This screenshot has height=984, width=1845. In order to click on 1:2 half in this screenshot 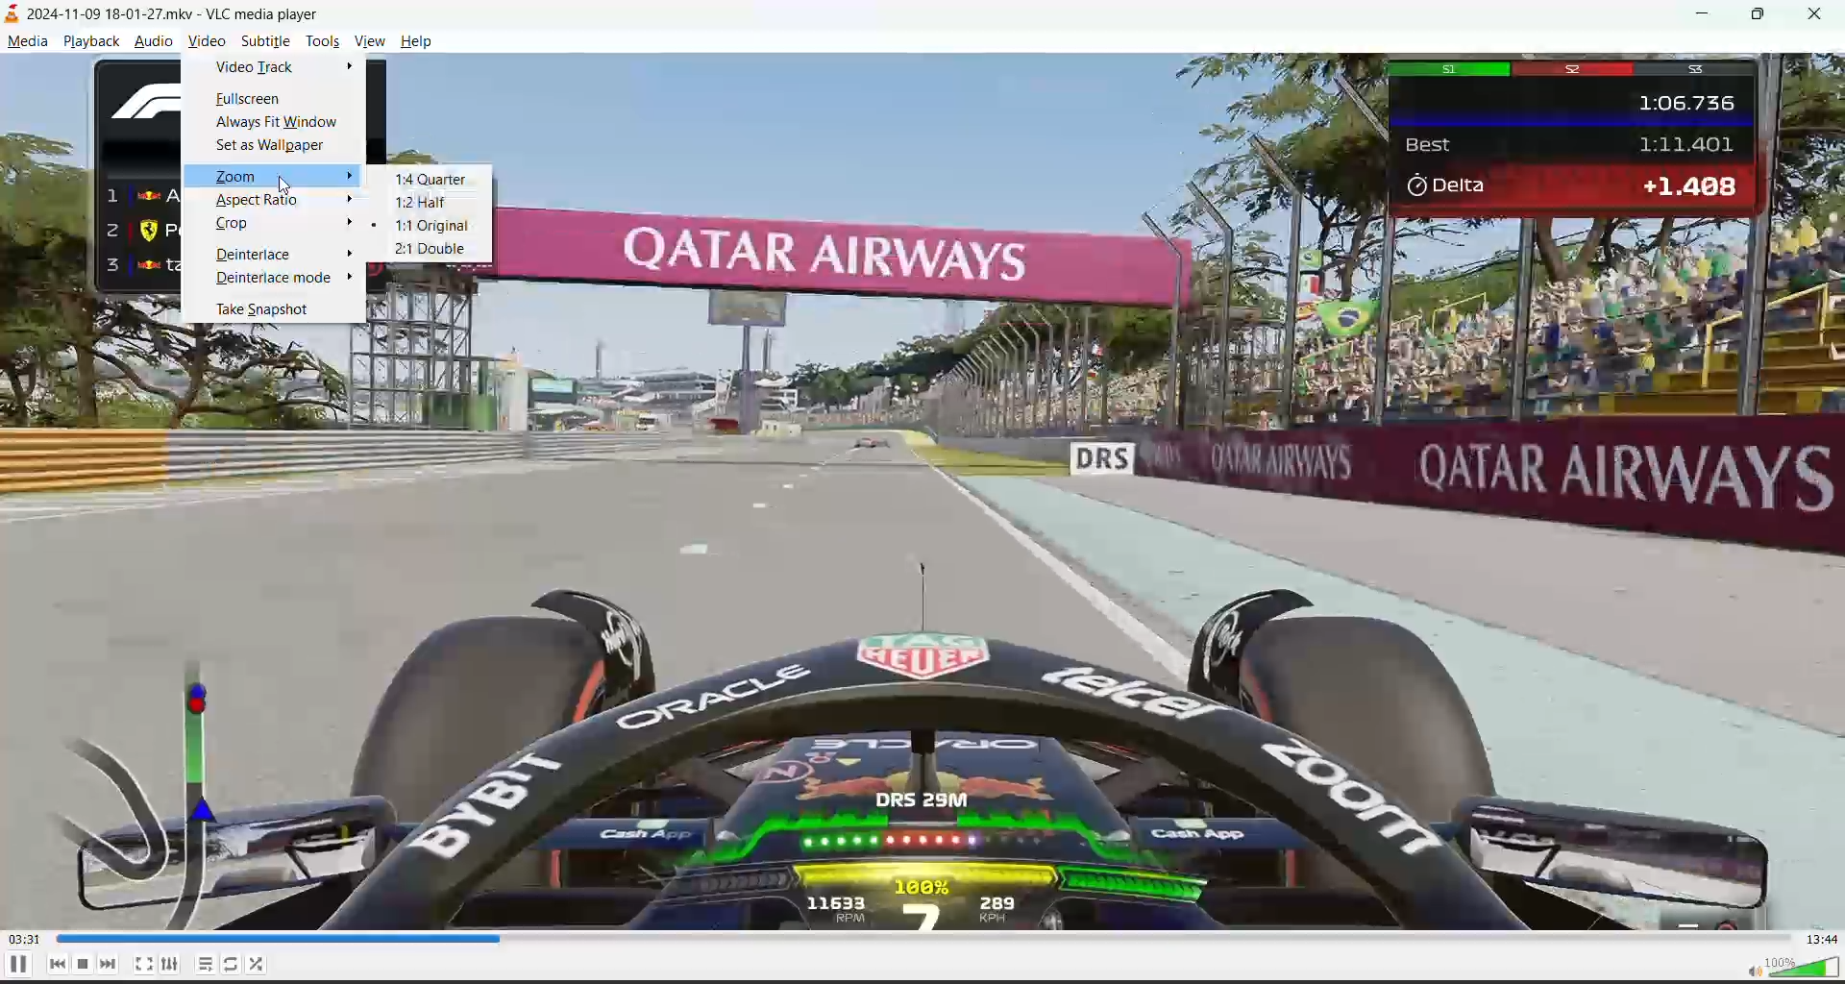, I will do `click(415, 202)`.